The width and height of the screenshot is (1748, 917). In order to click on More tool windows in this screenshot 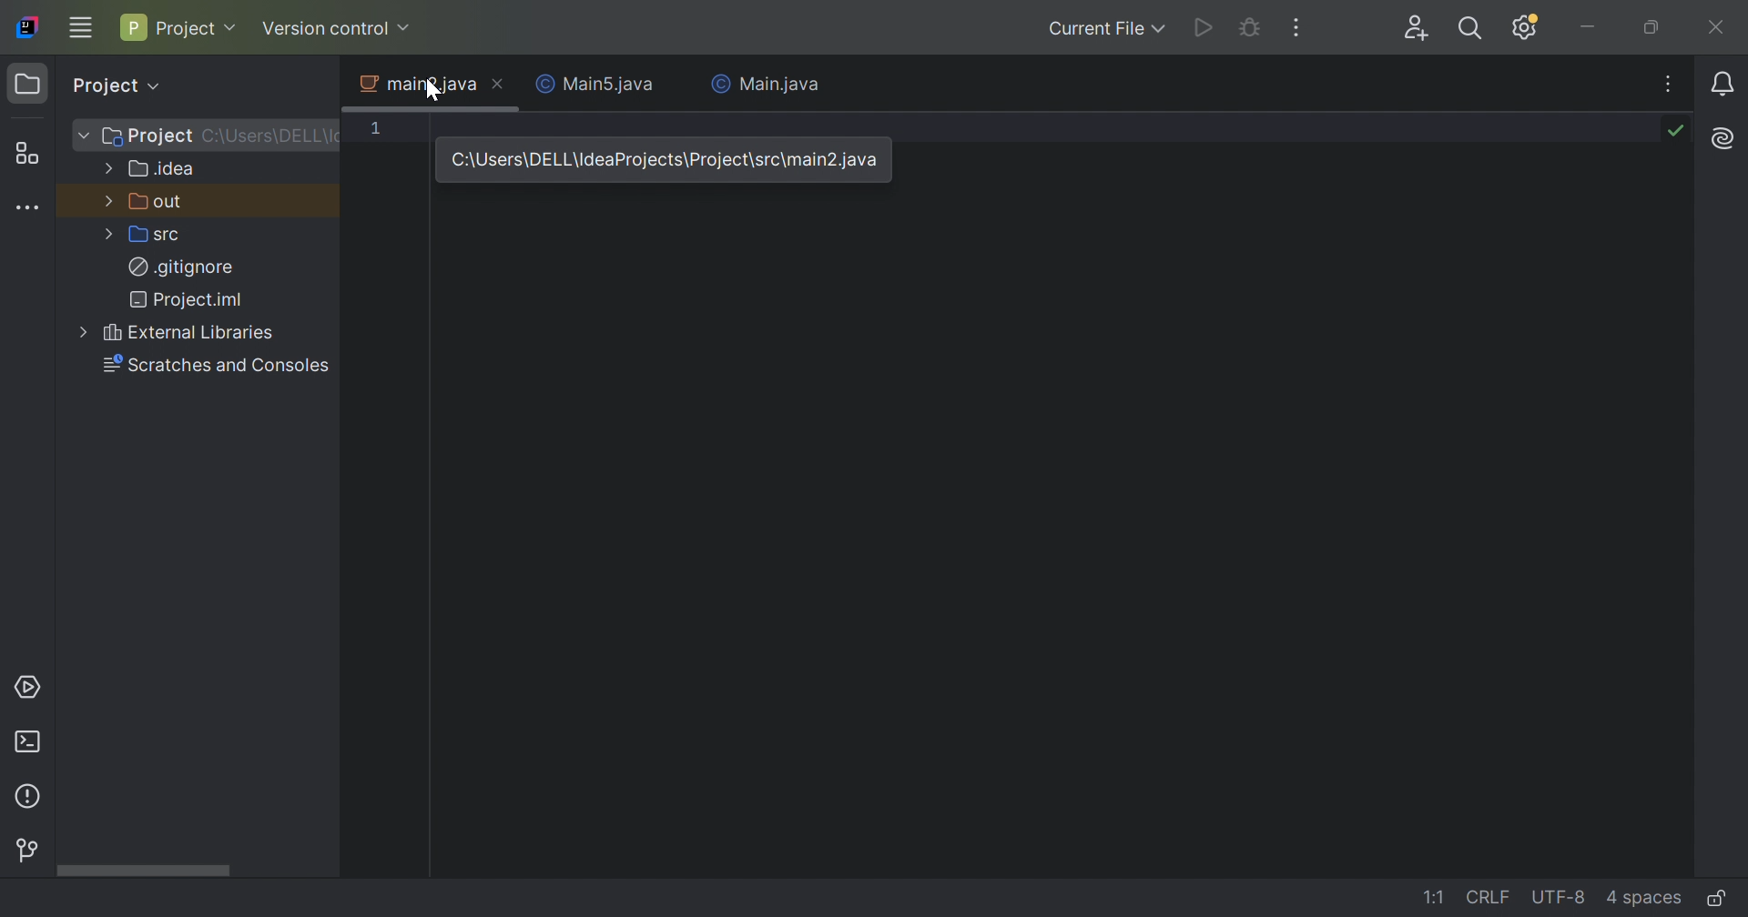, I will do `click(31, 207)`.